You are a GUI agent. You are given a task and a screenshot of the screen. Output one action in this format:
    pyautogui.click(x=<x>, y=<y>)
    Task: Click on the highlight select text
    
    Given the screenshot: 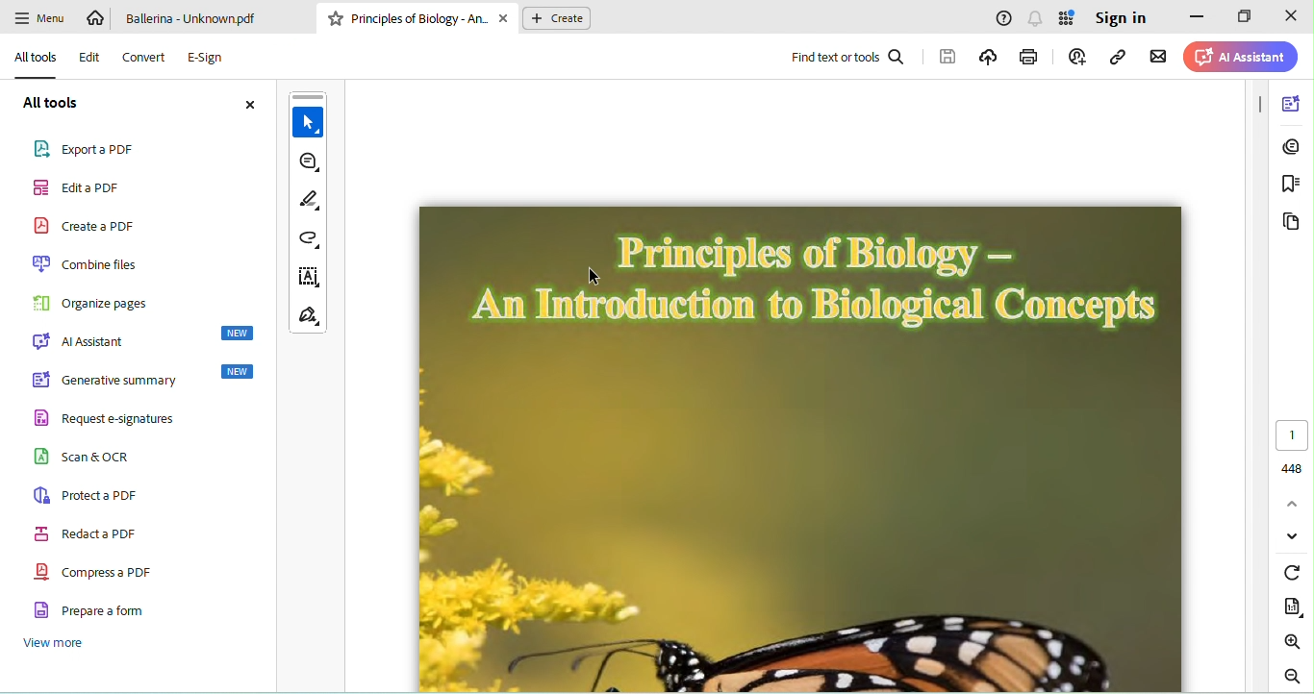 What is the action you would take?
    pyautogui.click(x=310, y=202)
    